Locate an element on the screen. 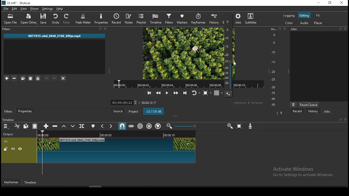  time is located at coordinates (251, 103).